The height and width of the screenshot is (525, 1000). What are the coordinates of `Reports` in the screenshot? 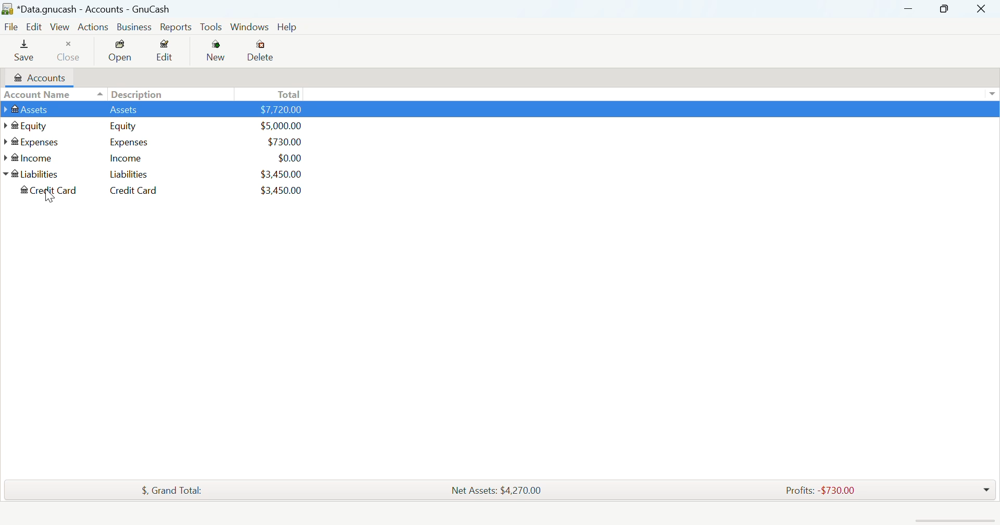 It's located at (175, 28).